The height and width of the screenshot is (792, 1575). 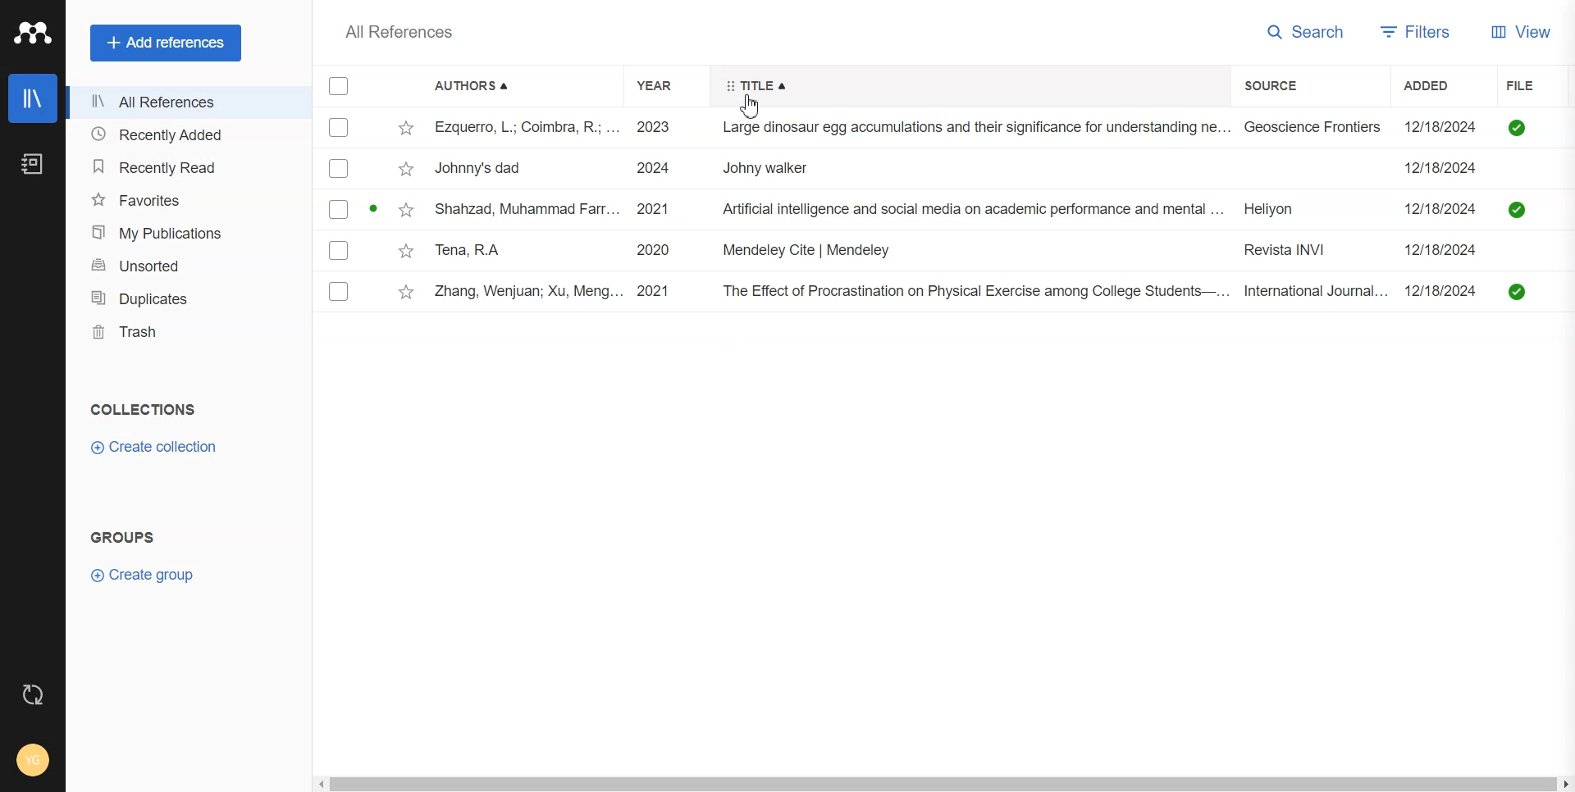 I want to click on File, so click(x=1001, y=130).